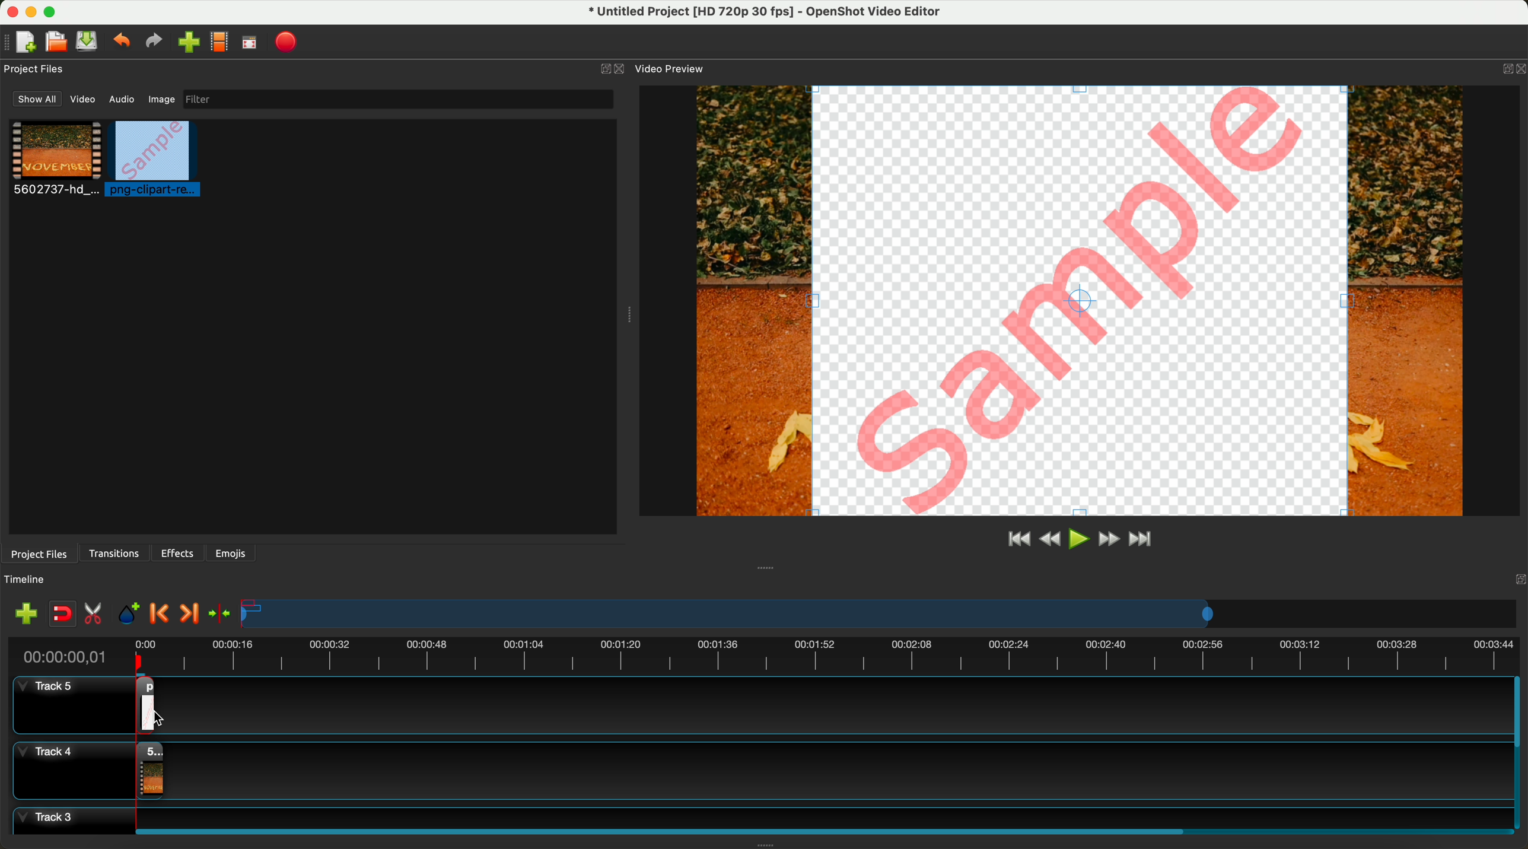 The width and height of the screenshot is (1528, 849). Describe the element at coordinates (395, 99) in the screenshot. I see `filter` at that location.